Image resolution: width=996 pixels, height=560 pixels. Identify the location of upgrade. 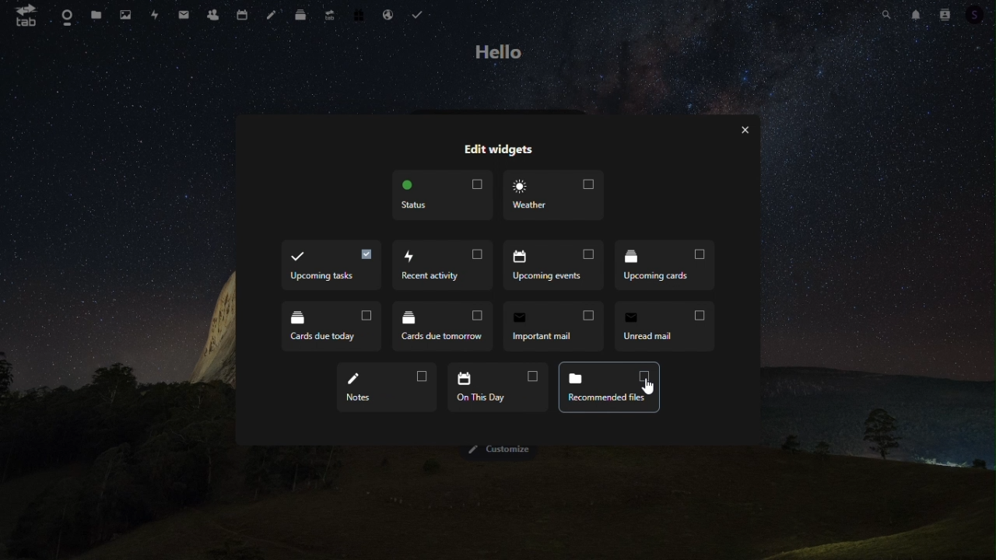
(330, 18).